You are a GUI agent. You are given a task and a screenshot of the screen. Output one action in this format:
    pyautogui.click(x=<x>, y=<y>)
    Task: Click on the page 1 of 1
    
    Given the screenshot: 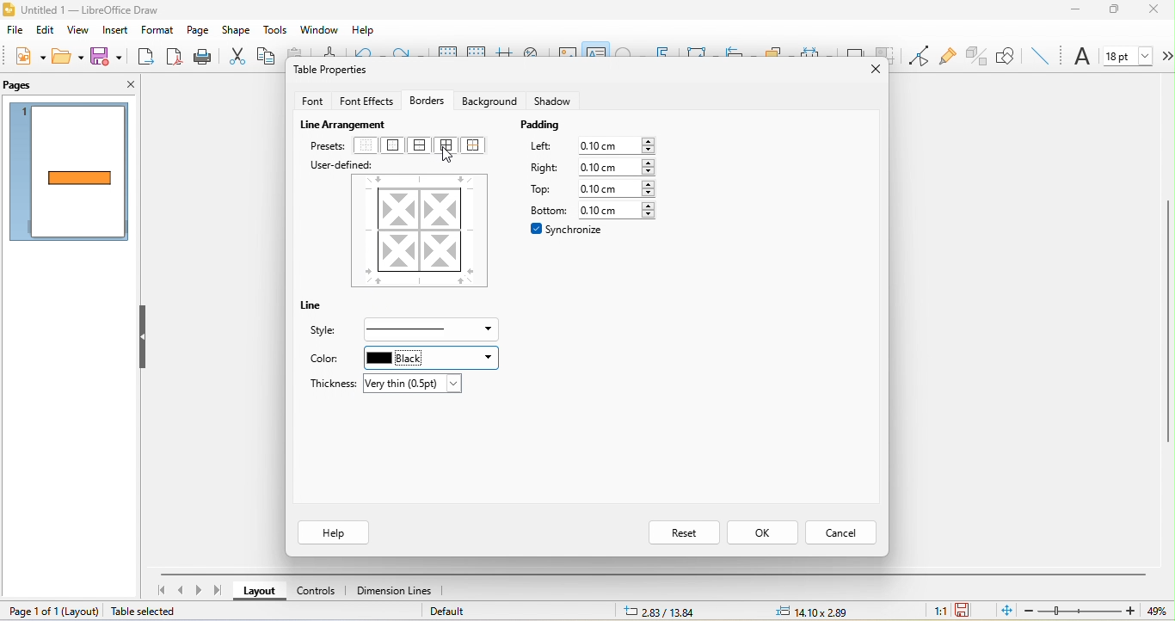 What is the action you would take?
    pyautogui.click(x=30, y=610)
    